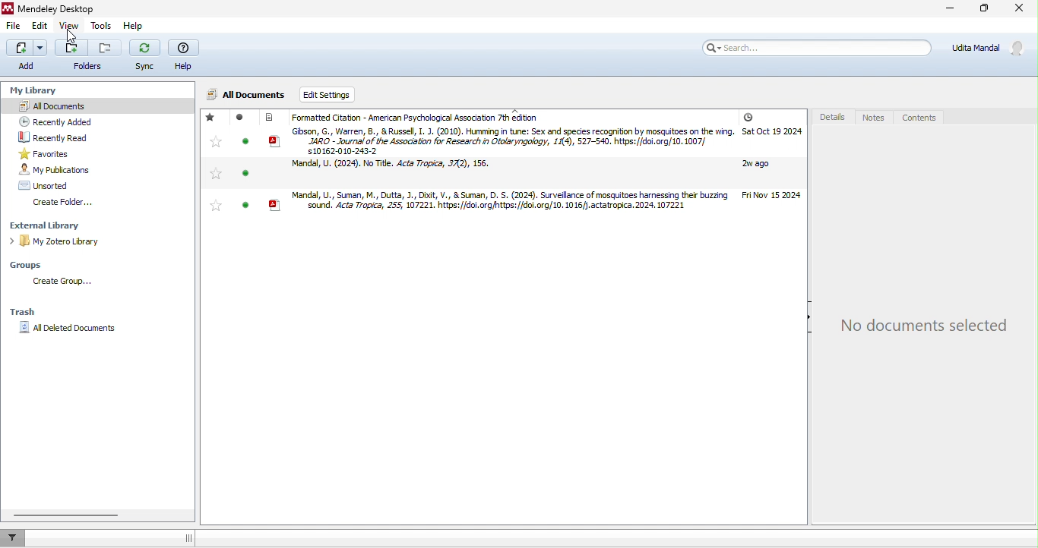 The image size is (1038, 548). I want to click on contents, so click(923, 116).